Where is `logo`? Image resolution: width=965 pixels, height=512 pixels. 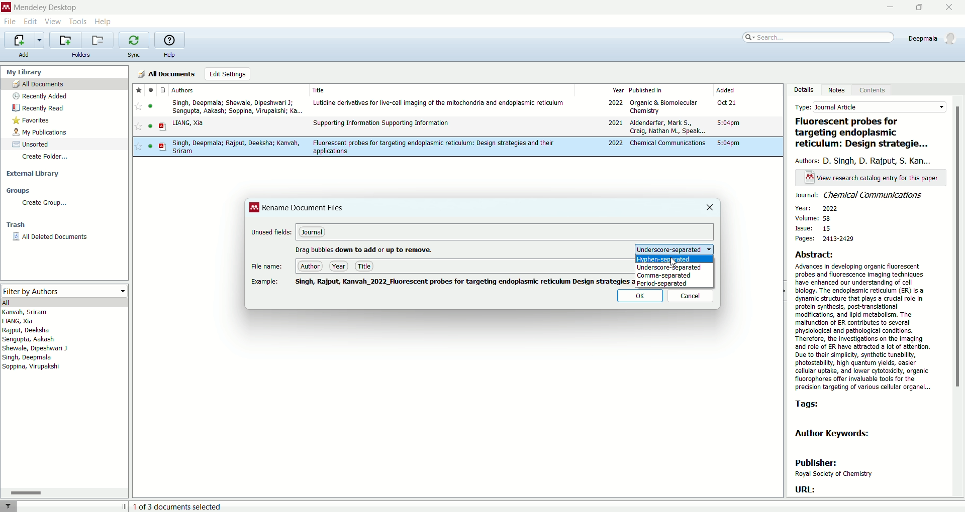
logo is located at coordinates (255, 207).